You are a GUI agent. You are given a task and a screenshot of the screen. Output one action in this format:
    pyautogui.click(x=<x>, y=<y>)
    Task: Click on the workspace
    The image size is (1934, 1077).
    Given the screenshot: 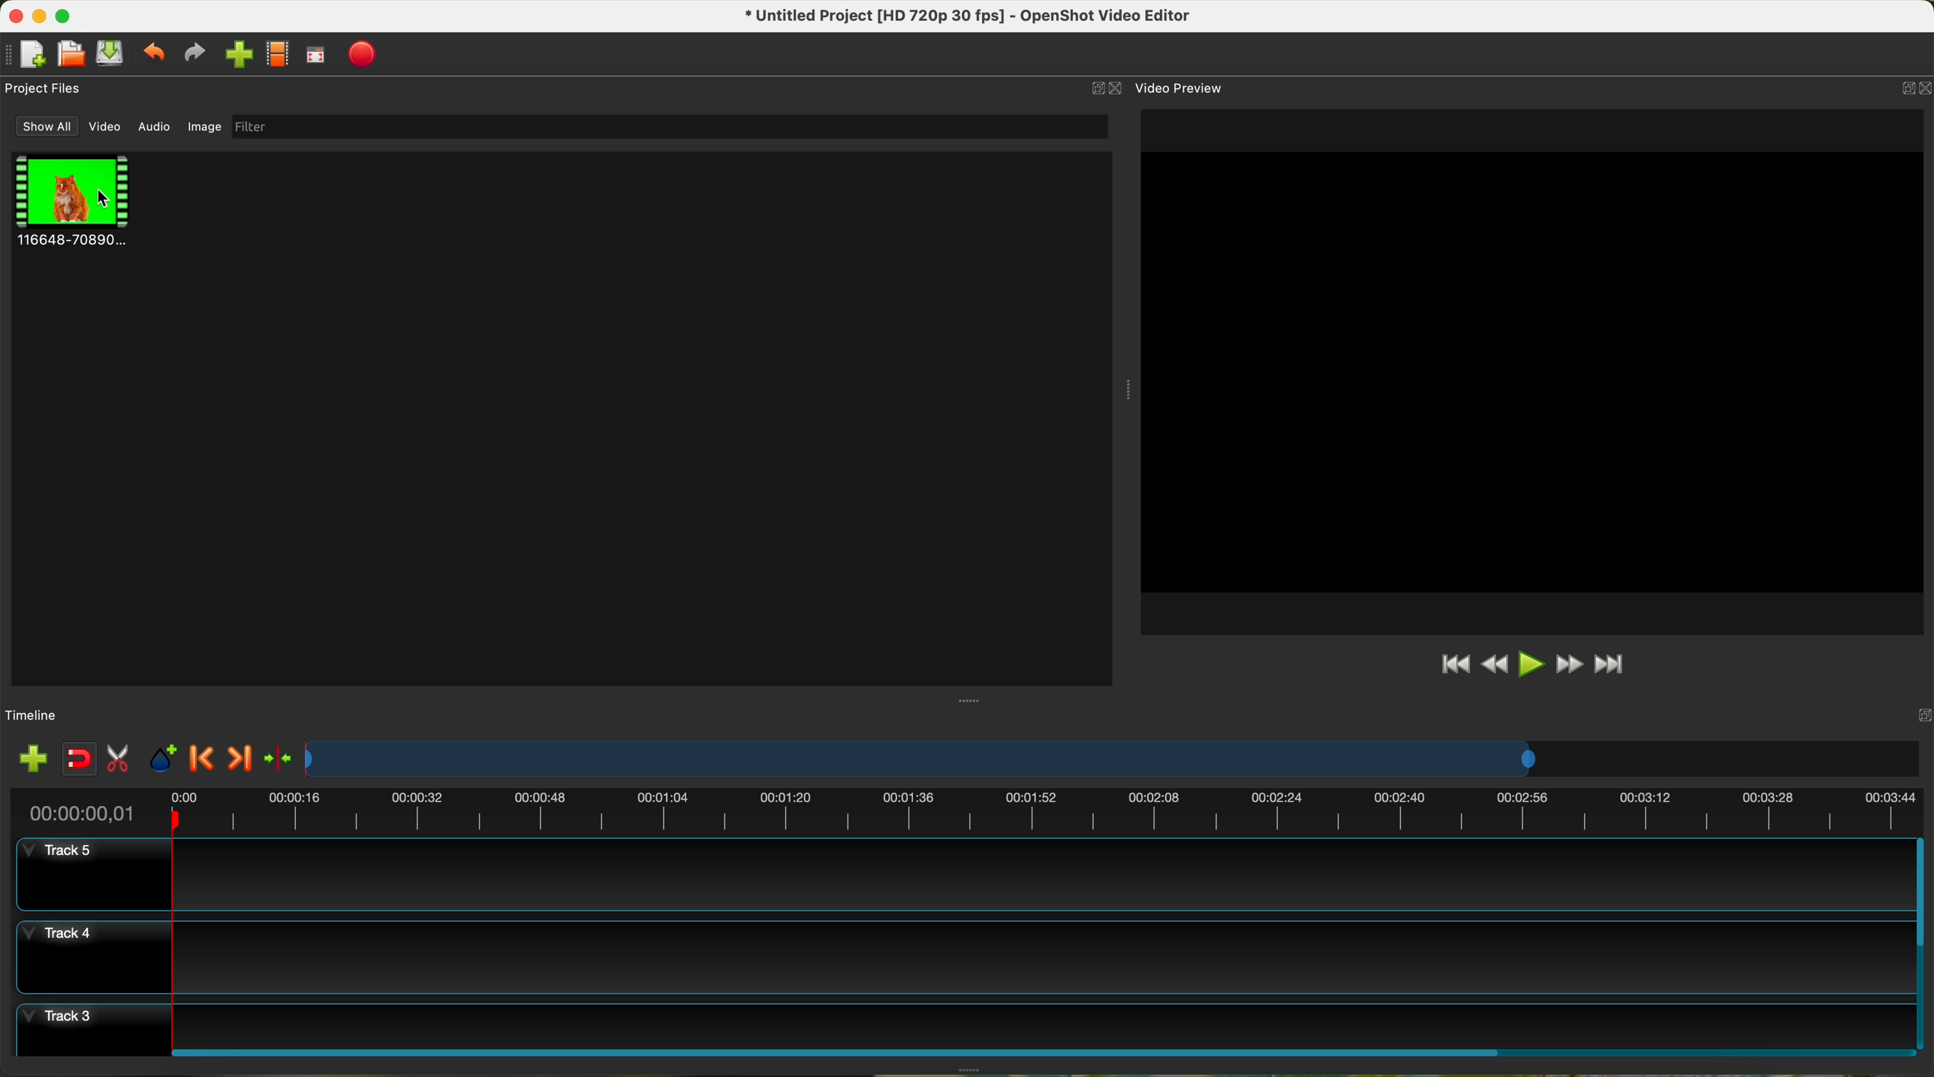 What is the action you would take?
    pyautogui.click(x=1532, y=372)
    